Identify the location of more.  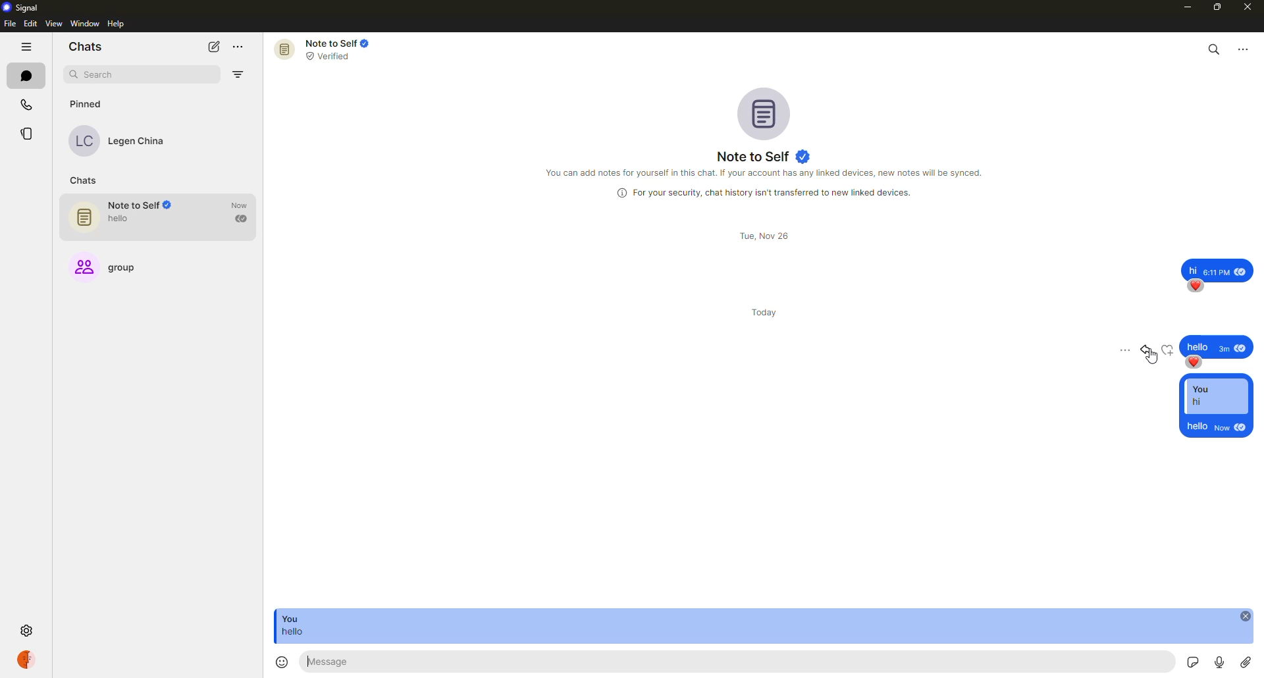
(1128, 353).